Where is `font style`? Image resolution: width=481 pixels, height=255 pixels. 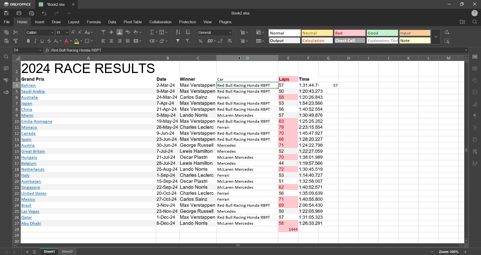
font style is located at coordinates (40, 32).